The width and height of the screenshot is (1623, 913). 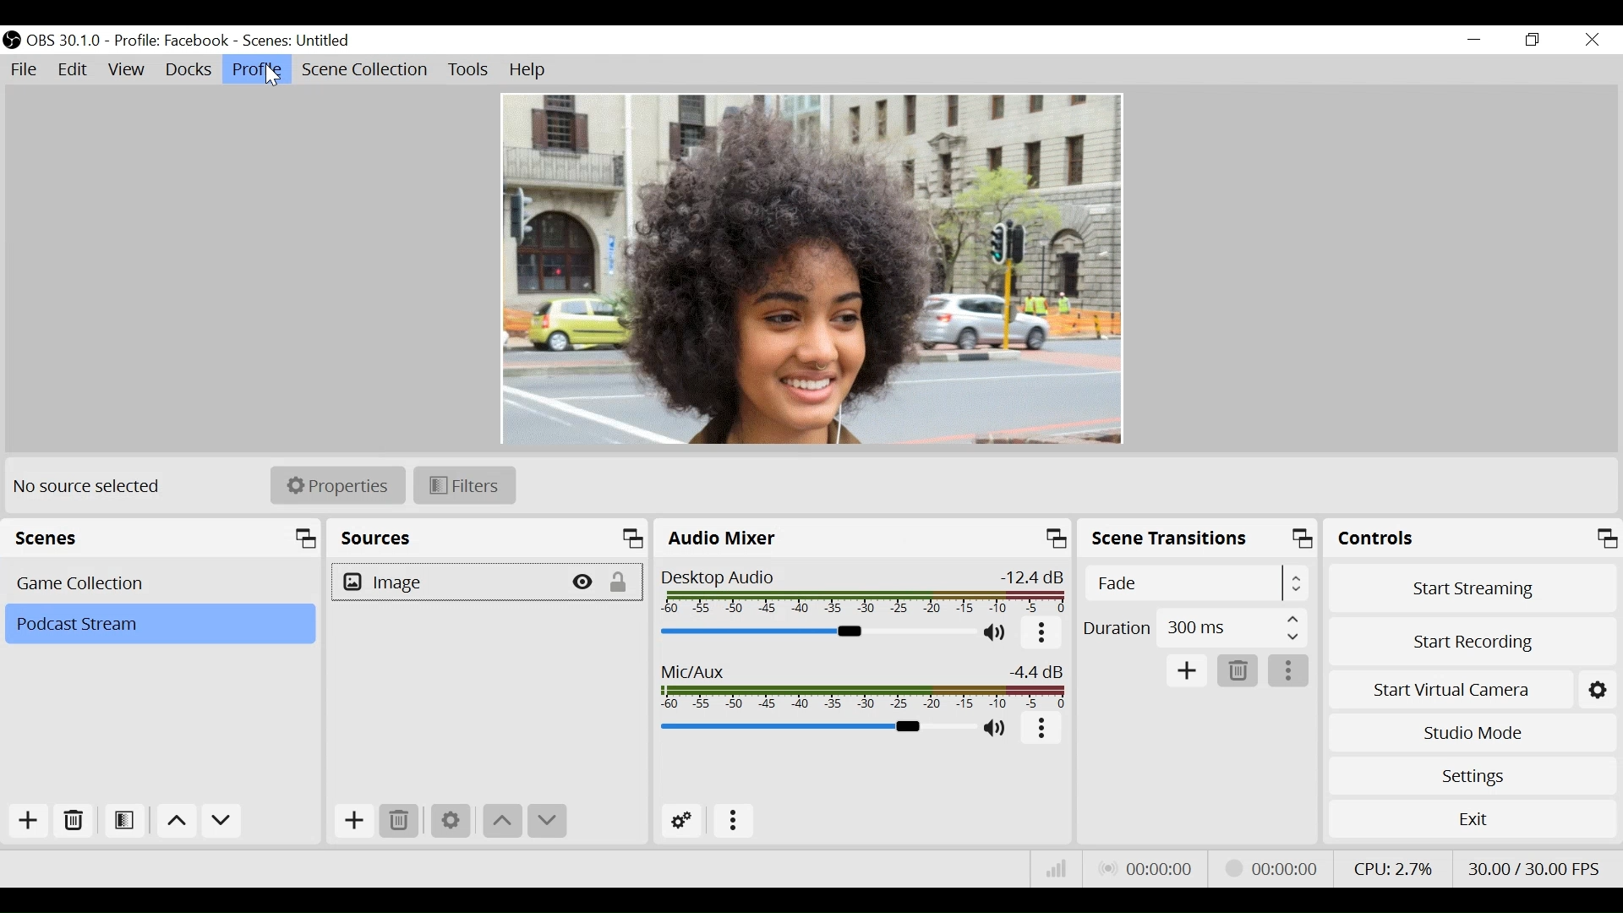 I want to click on Settings, so click(x=1475, y=777).